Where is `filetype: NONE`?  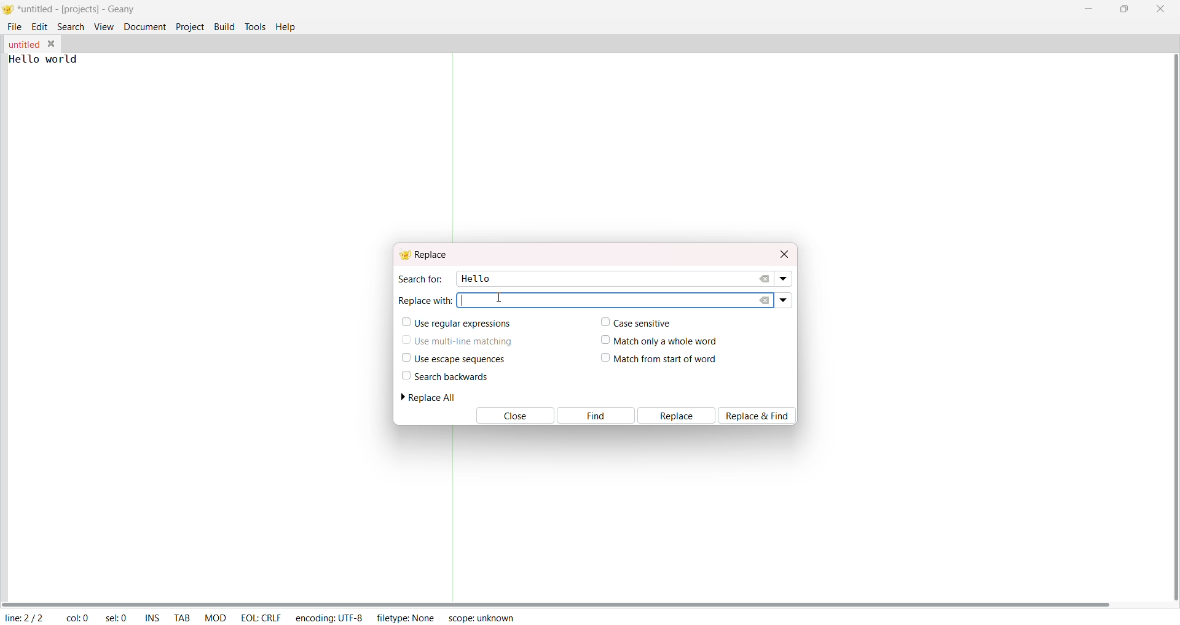
filetype: NONE is located at coordinates (406, 617).